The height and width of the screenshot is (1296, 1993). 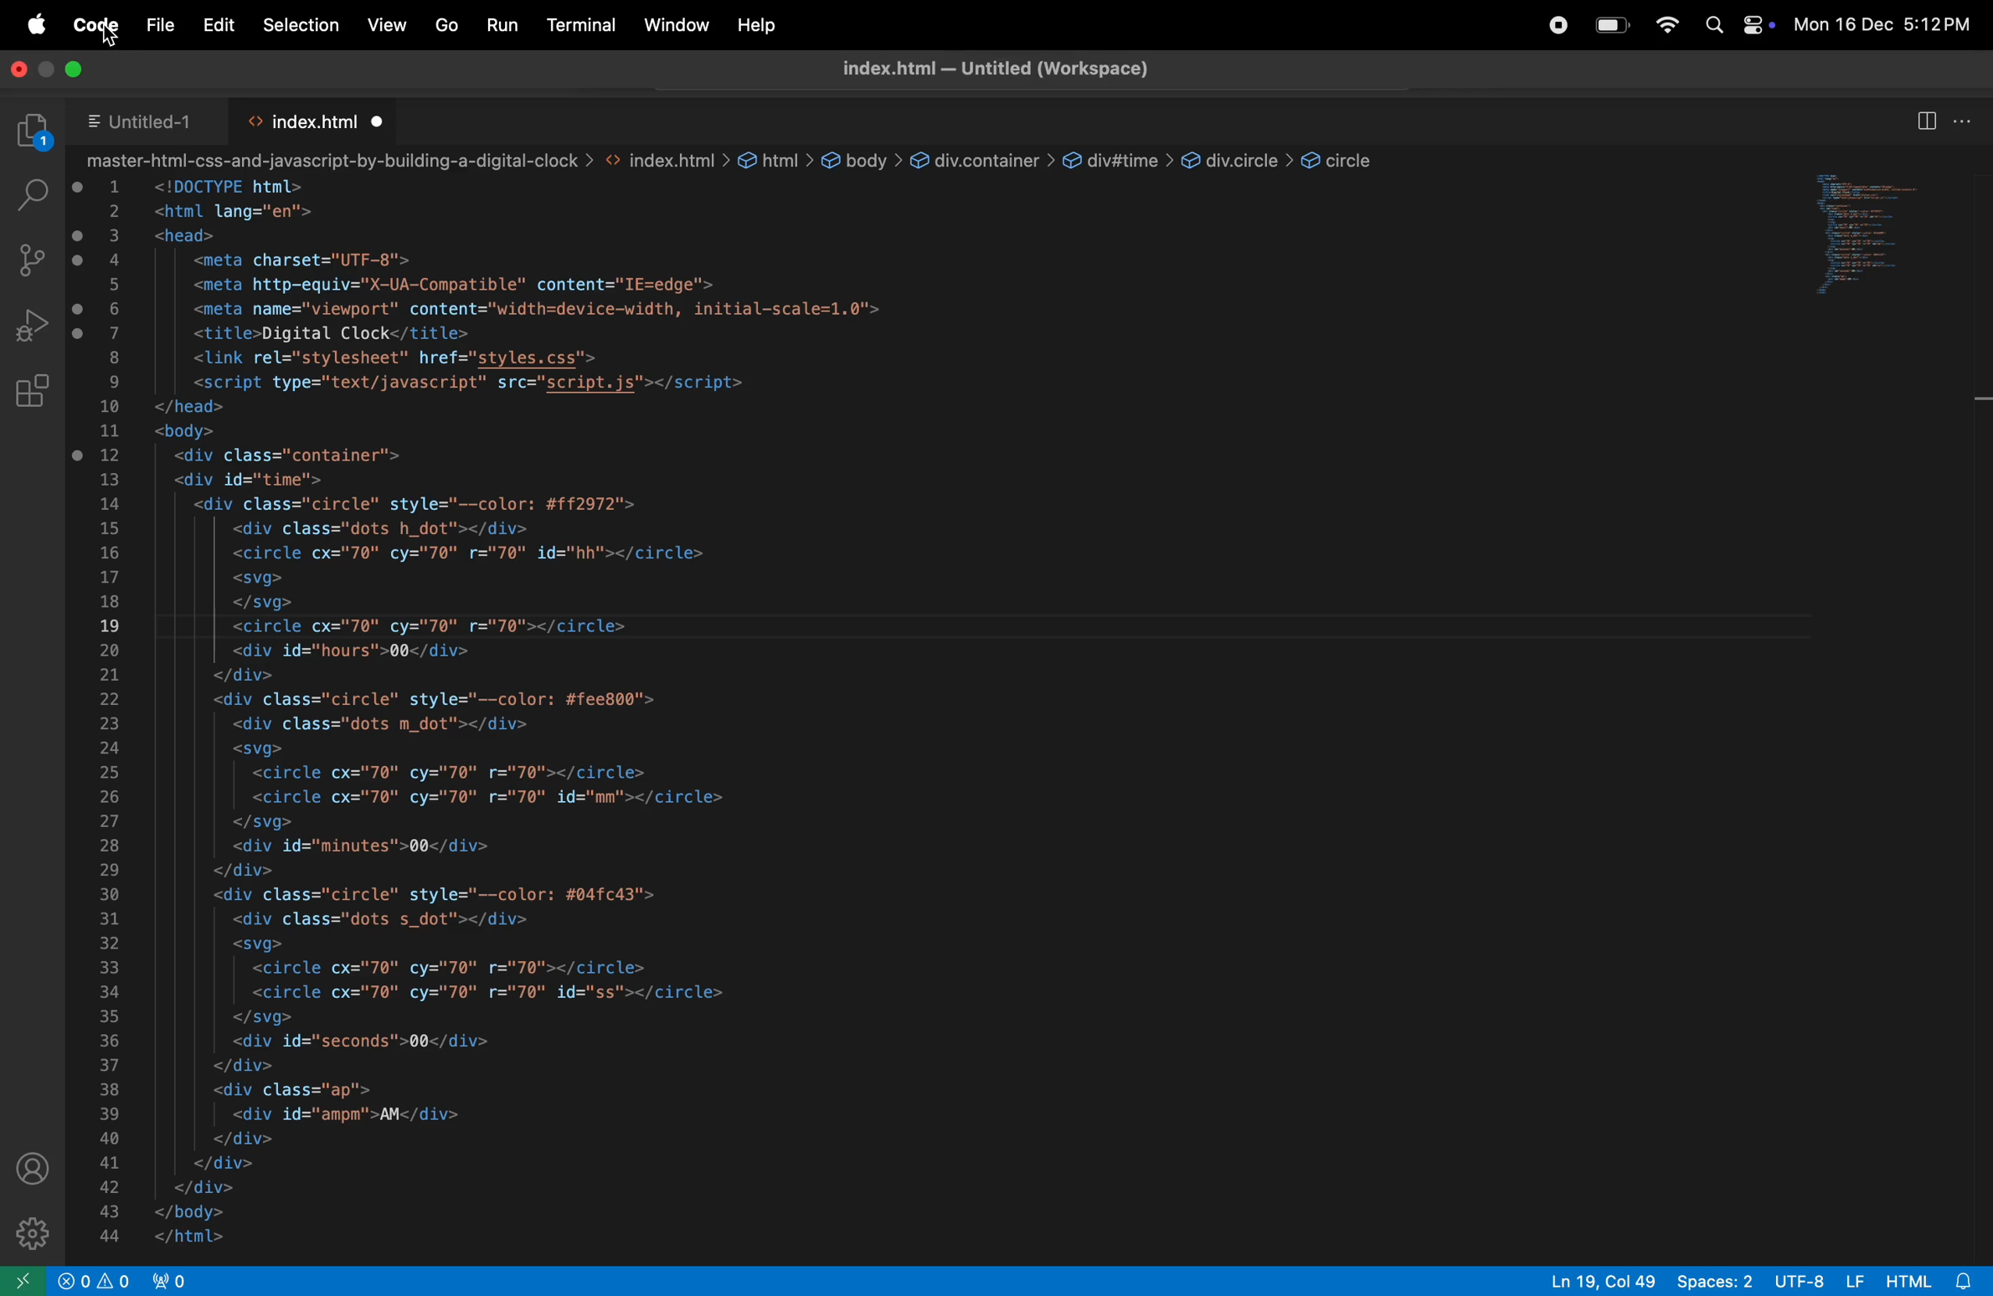 I want to click on <div class="circle" style="--color: #04fc43">, so click(x=440, y=893).